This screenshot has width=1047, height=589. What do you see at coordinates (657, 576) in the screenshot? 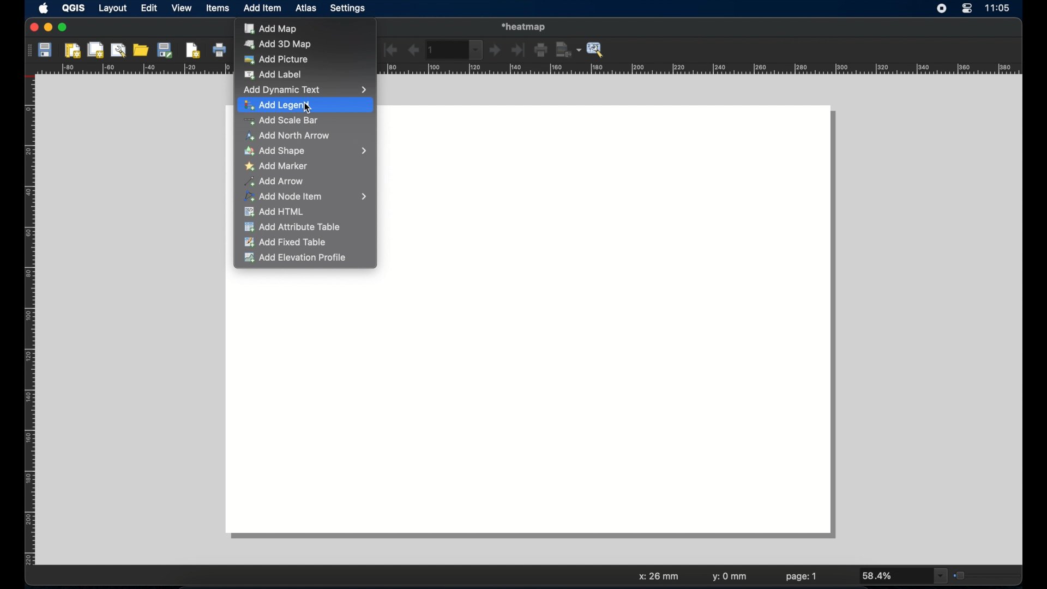
I see `x: 26mm` at bounding box center [657, 576].